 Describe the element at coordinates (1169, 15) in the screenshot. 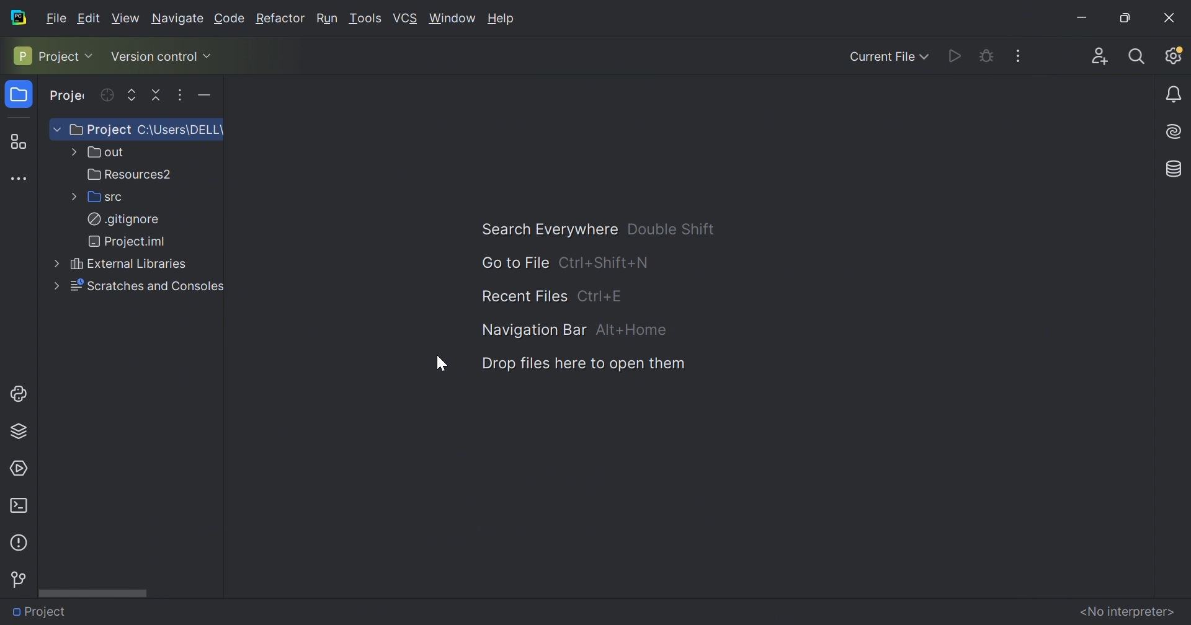

I see `Close` at that location.